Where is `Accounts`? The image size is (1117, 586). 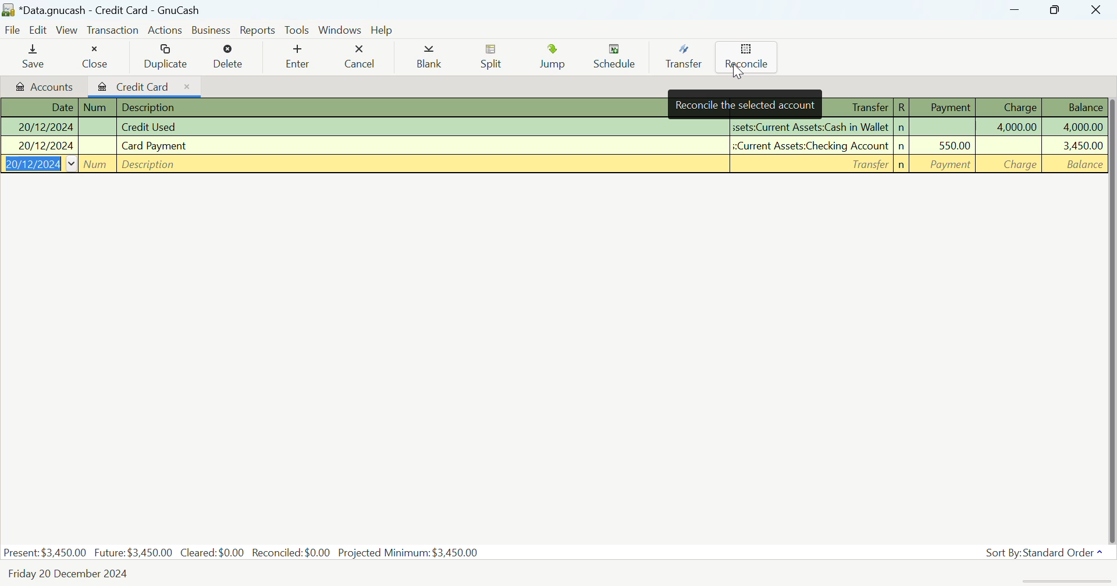
Accounts is located at coordinates (42, 86).